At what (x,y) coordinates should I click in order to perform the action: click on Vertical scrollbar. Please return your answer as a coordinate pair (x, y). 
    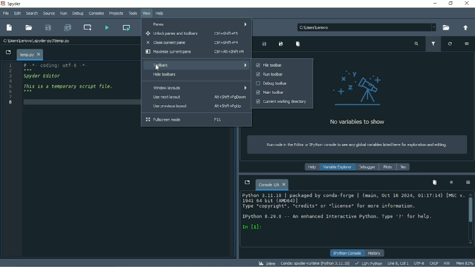
    Looking at the image, I should click on (471, 210).